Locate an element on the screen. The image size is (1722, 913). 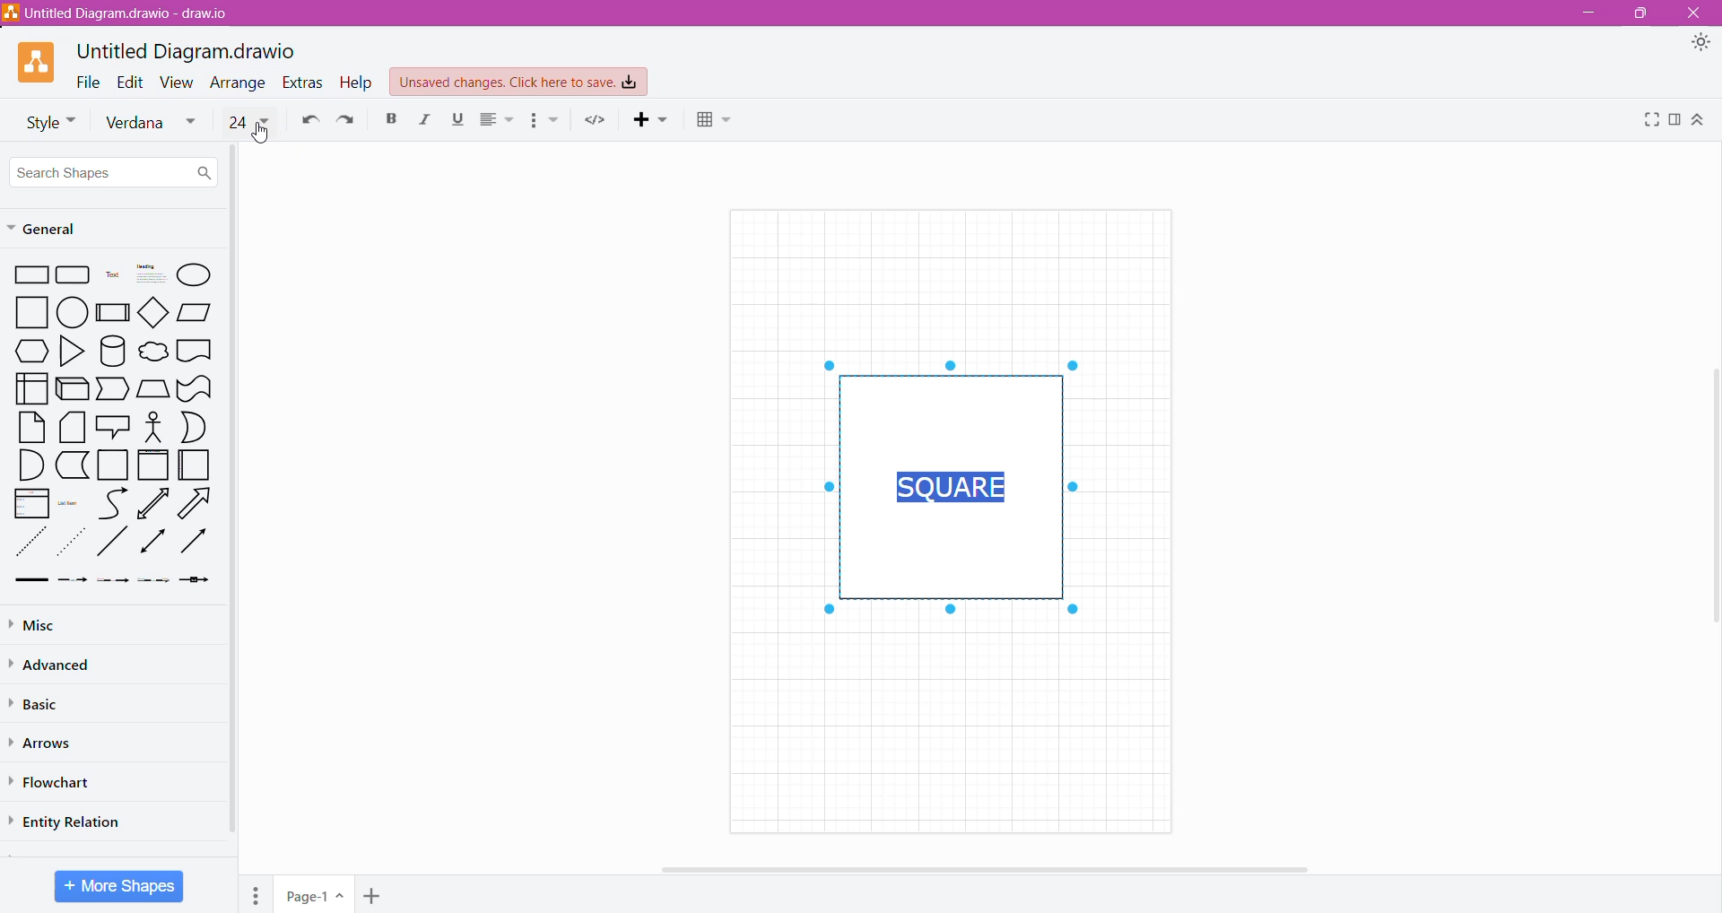
Speech Bubble is located at coordinates (114, 424).